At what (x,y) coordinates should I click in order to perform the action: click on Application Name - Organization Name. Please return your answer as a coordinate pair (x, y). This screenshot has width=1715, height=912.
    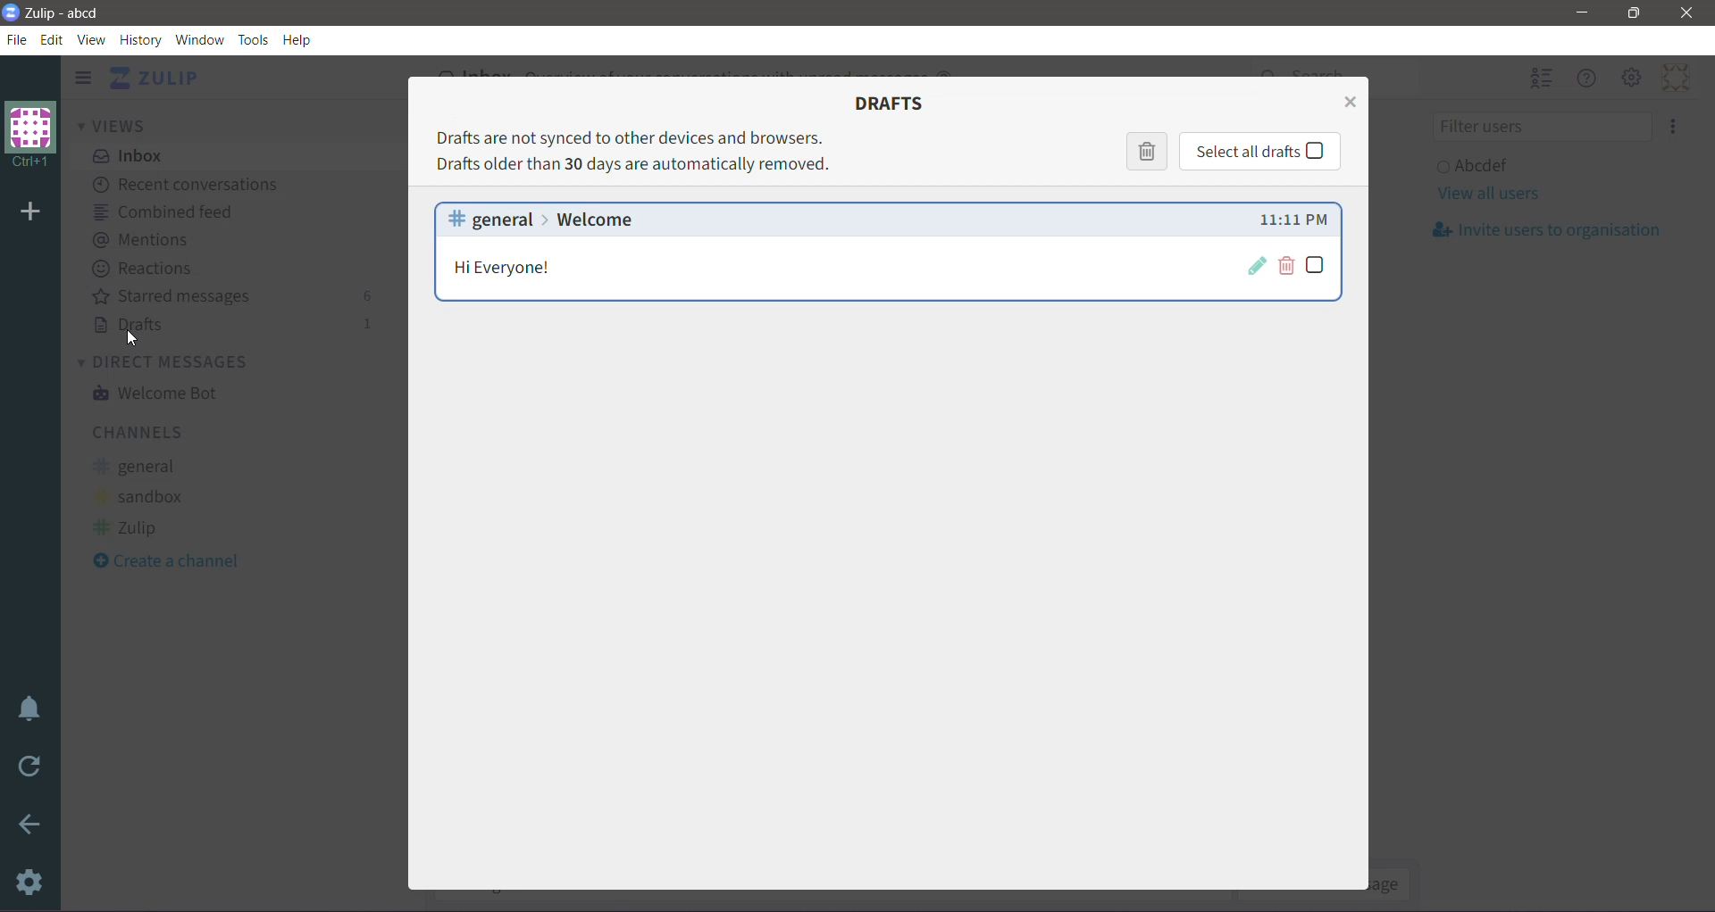
    Looking at the image, I should click on (74, 12).